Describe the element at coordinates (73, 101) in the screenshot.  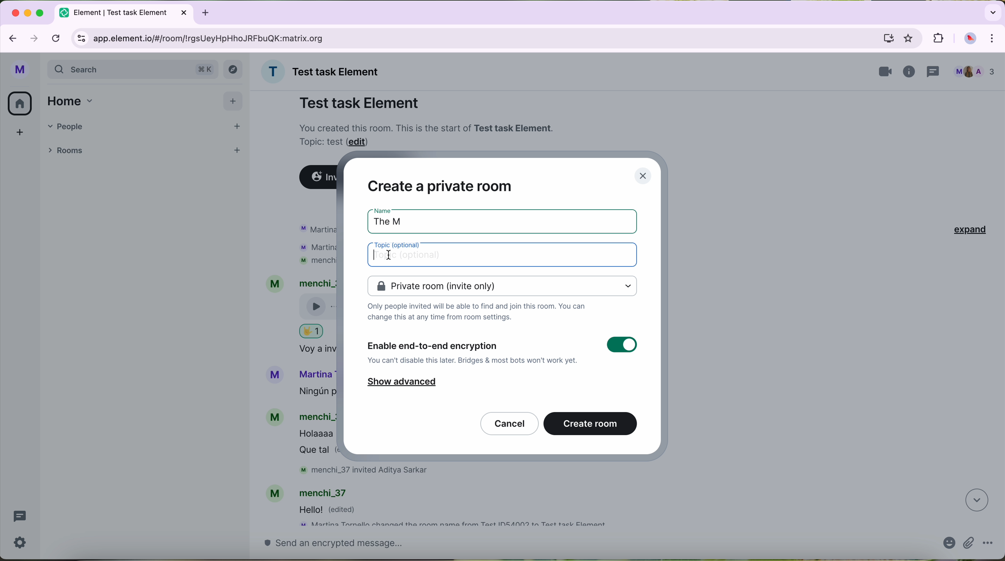
I see `home tab` at that location.